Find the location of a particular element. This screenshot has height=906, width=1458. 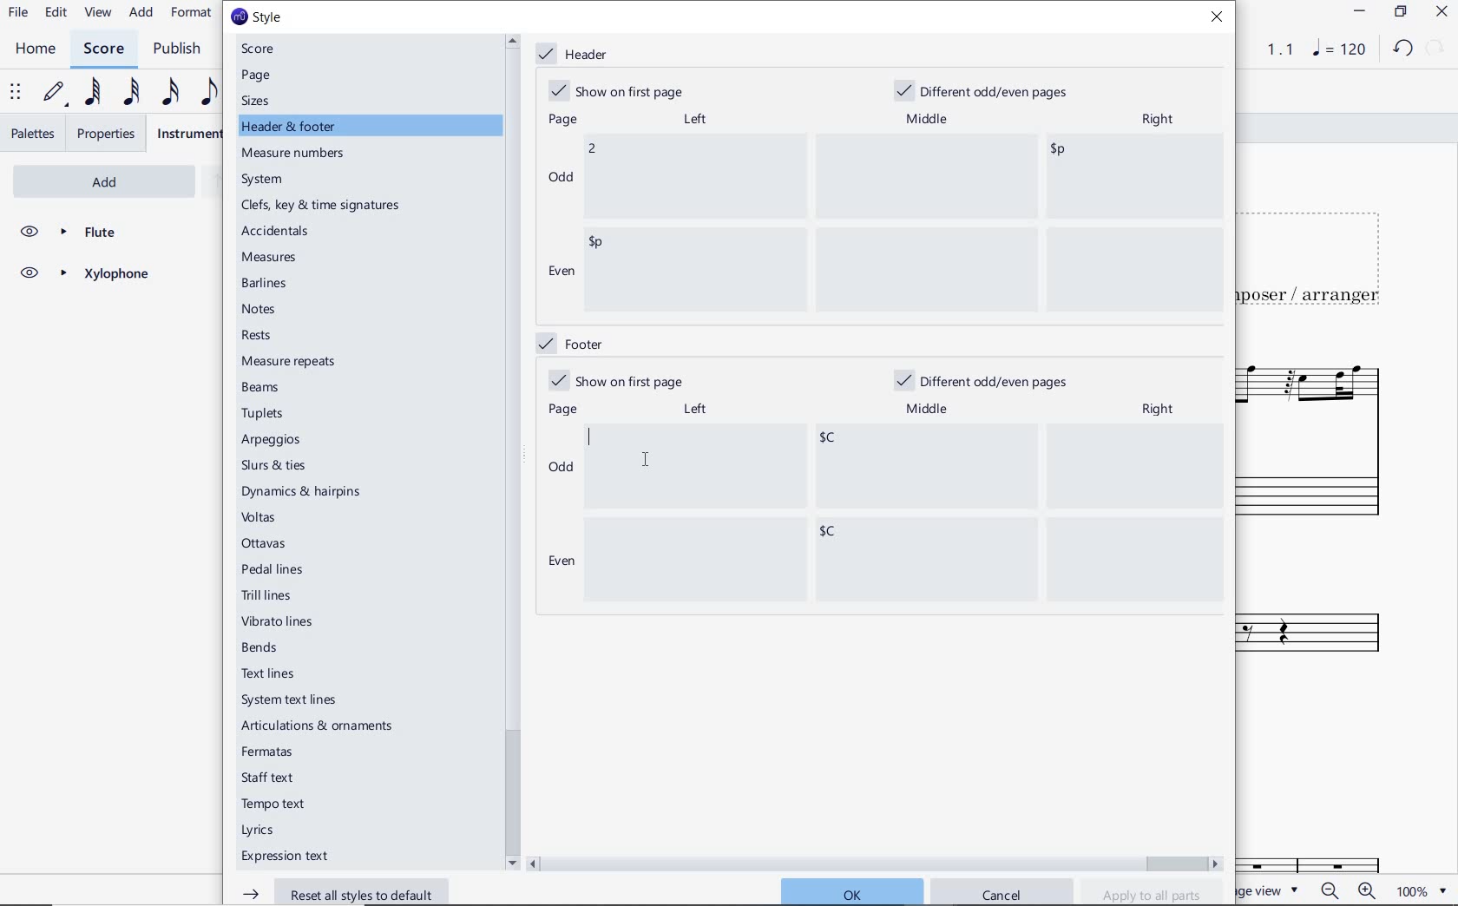

different odd/even pages is located at coordinates (988, 89).